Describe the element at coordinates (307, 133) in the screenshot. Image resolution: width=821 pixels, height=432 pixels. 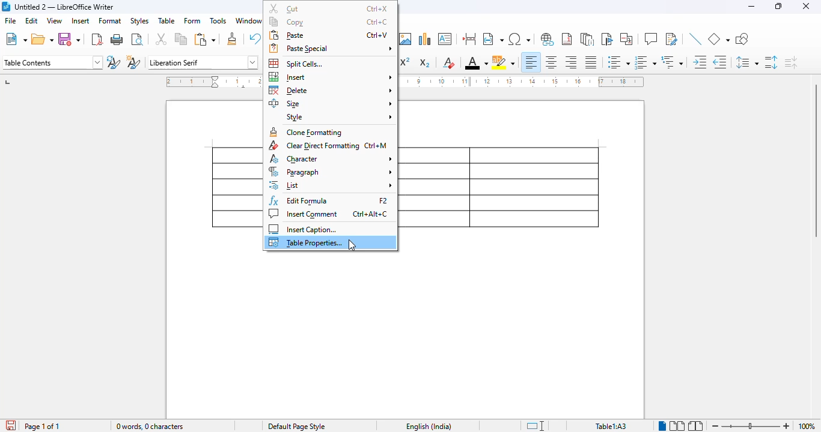
I see `clone formatting` at that location.